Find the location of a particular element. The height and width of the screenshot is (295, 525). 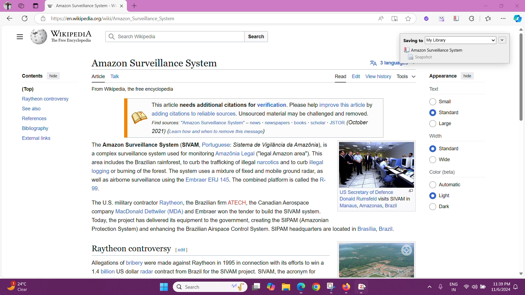

the Brazilian firm ATECH, the Canadian Aerospace is located at coordinates (248, 202).